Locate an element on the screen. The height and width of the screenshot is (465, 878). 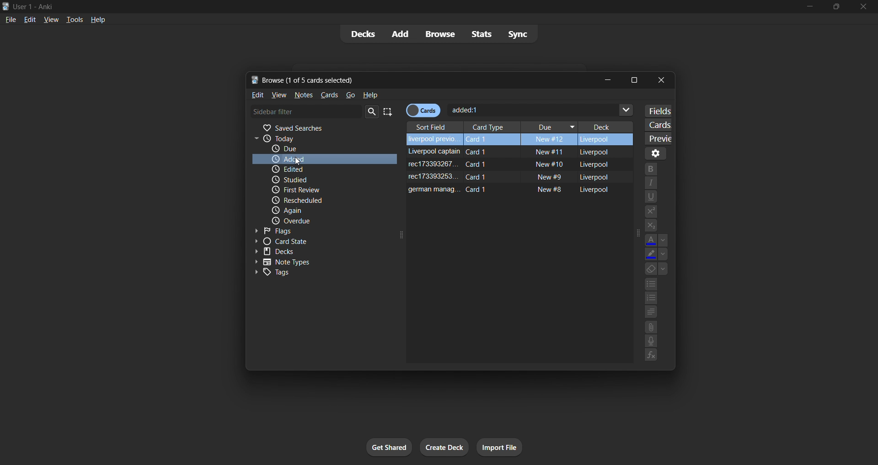
studied is located at coordinates (318, 179).